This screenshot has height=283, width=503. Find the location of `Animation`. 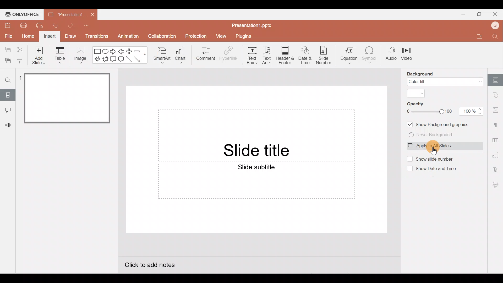

Animation is located at coordinates (127, 36).